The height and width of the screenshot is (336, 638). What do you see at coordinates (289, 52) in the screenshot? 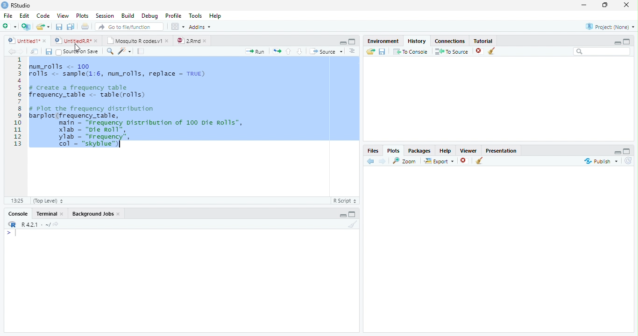
I see `Go to previous section of code` at bounding box center [289, 52].